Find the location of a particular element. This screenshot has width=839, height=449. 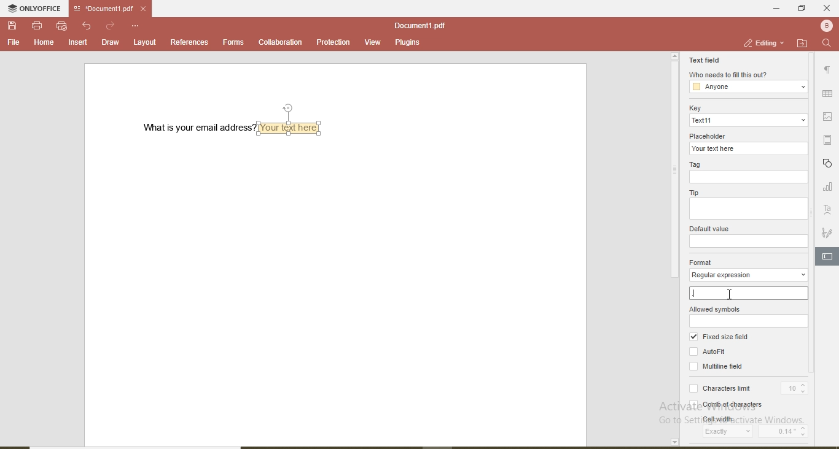

open file location is located at coordinates (802, 43).